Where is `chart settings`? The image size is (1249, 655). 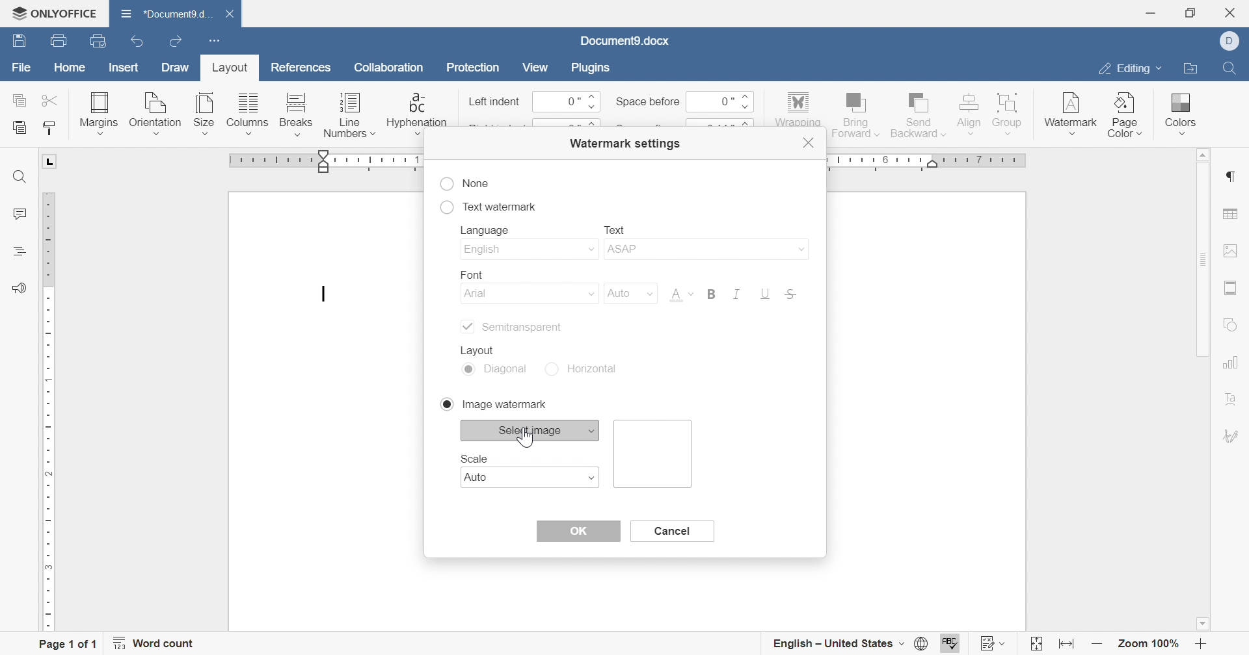 chart settings is located at coordinates (1230, 362).